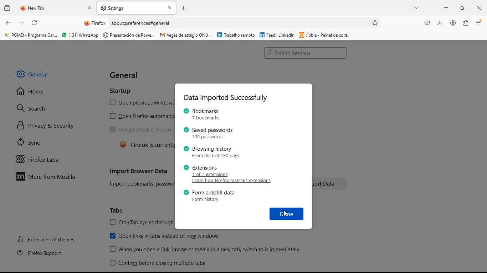 The width and height of the screenshot is (487, 273). I want to click on back, so click(9, 23).